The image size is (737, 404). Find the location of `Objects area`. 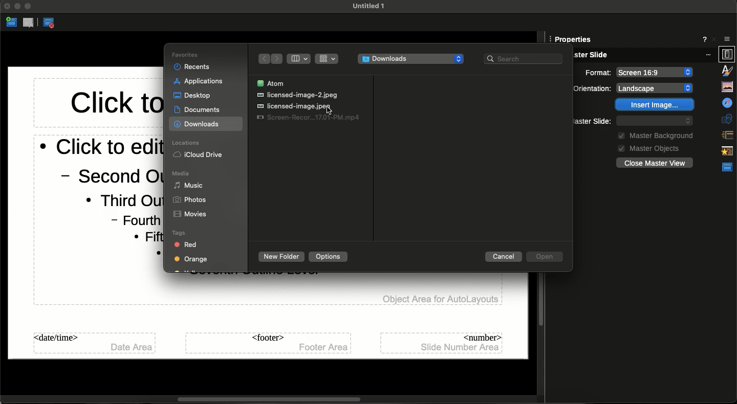

Objects area is located at coordinates (432, 299).